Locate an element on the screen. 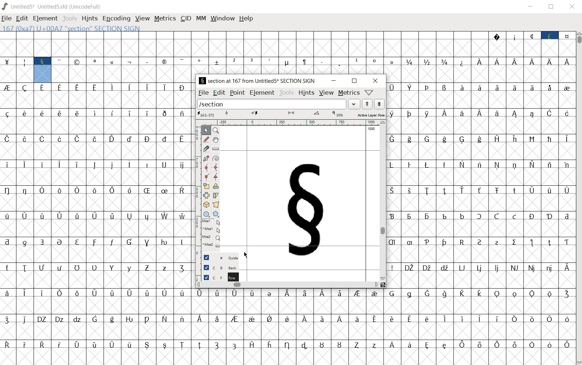  SCROLLBAR is located at coordinates (578, 198).